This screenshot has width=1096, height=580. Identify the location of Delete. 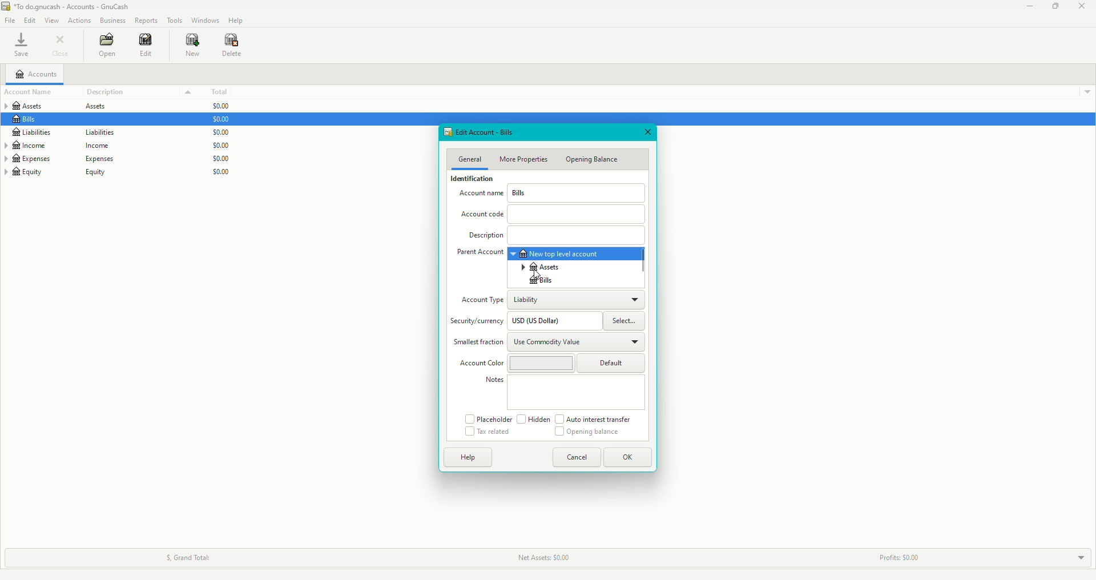
(233, 47).